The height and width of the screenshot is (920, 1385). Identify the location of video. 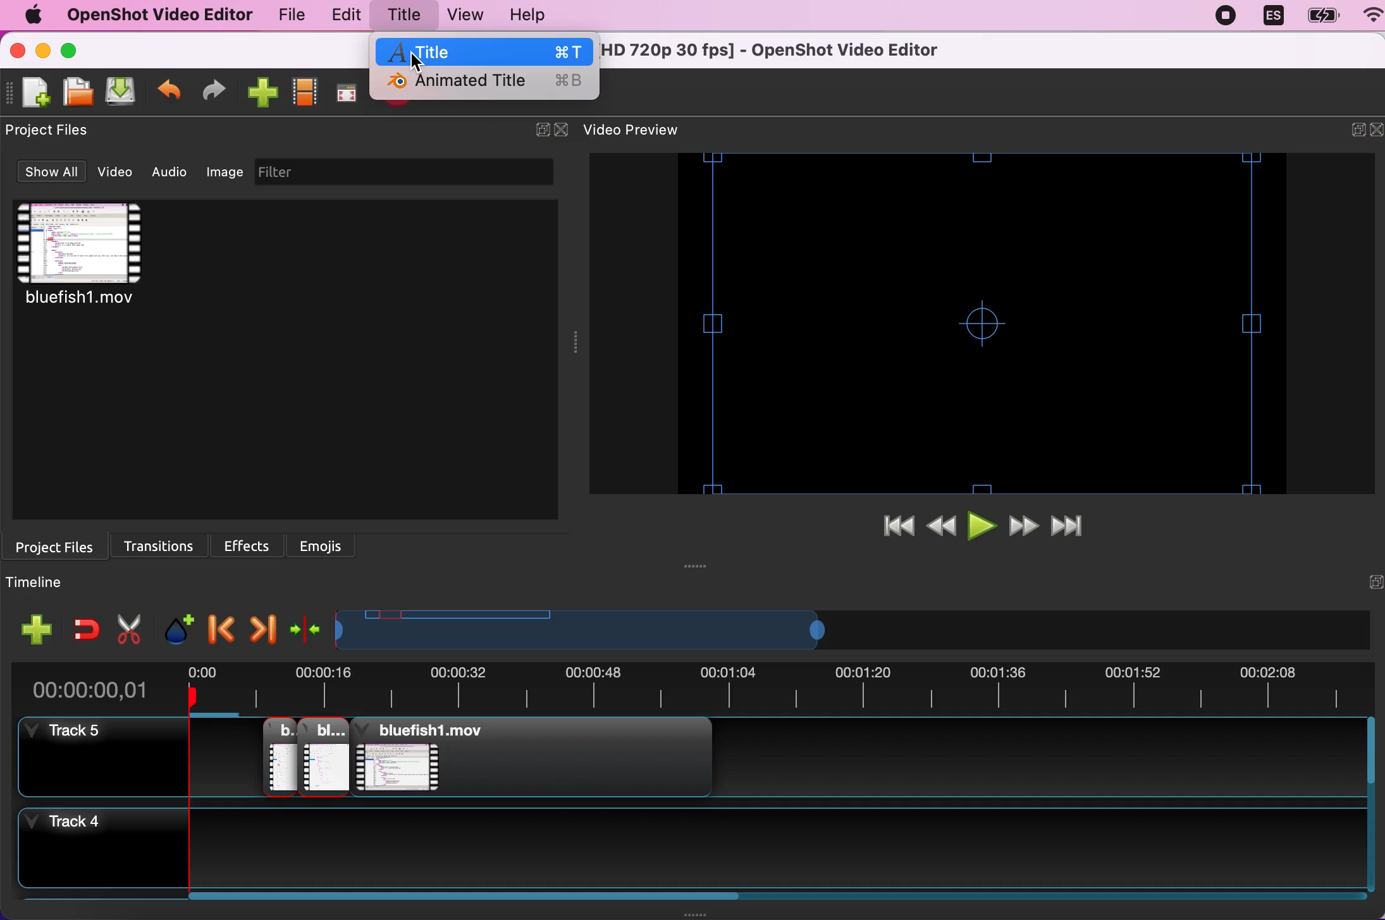
(103, 264).